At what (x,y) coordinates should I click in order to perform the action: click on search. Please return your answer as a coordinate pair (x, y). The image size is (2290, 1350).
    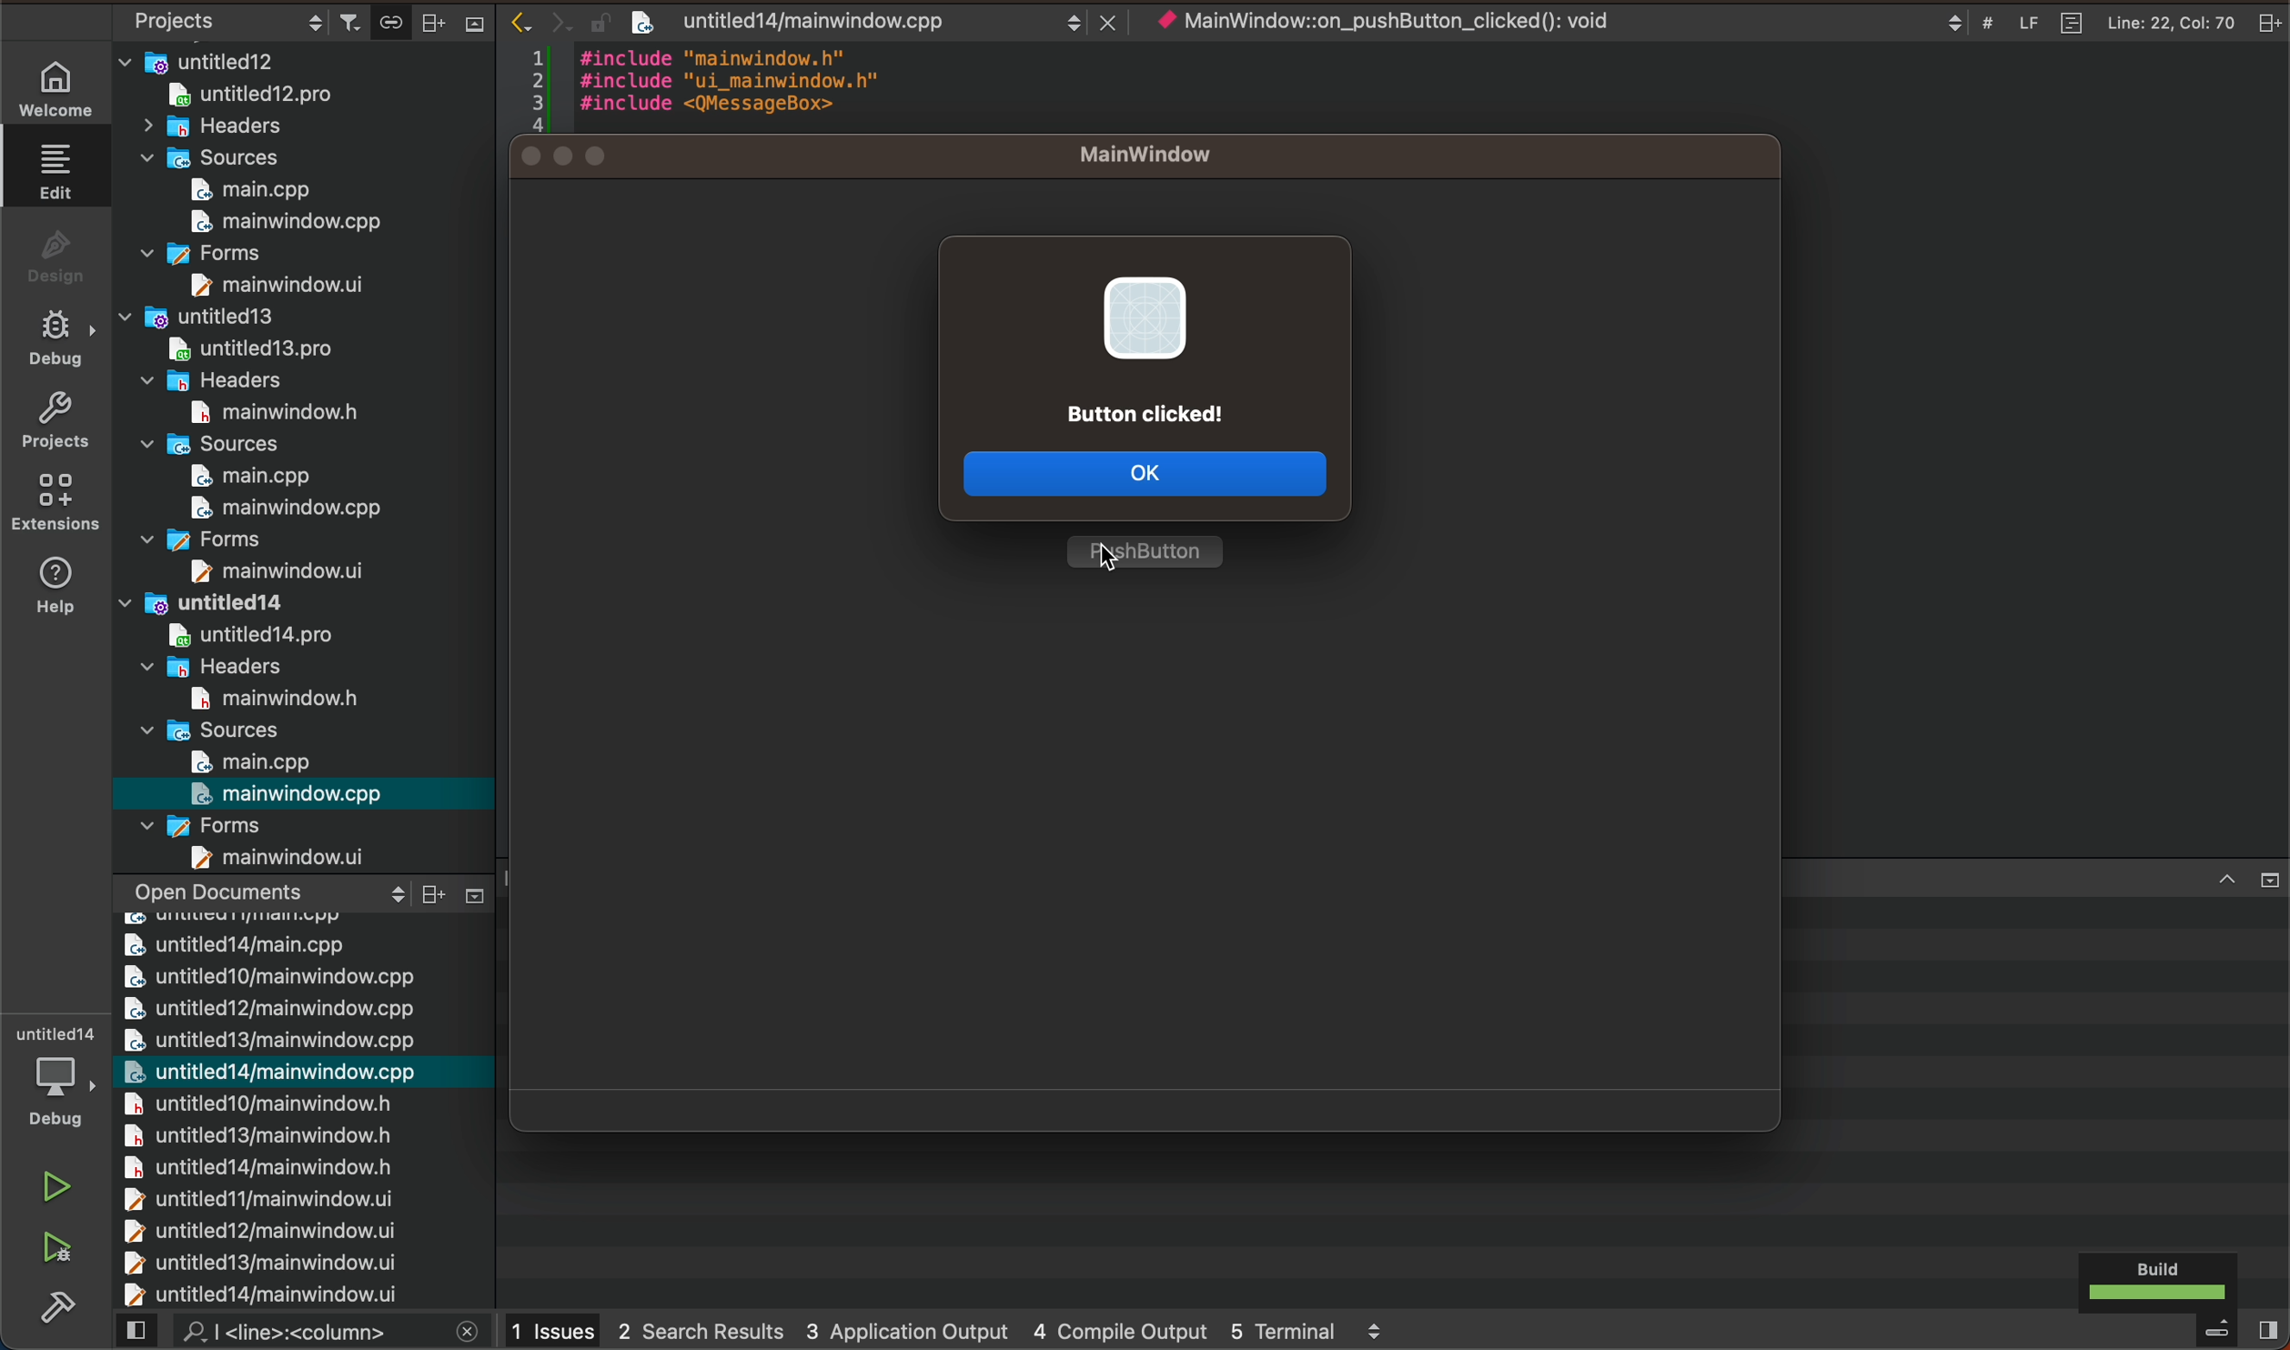
    Looking at the image, I should click on (302, 1332).